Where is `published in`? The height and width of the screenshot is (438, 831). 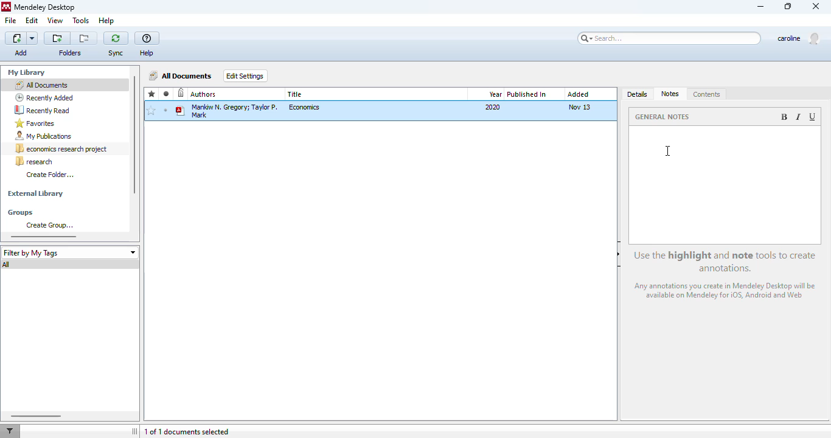 published in is located at coordinates (527, 94).